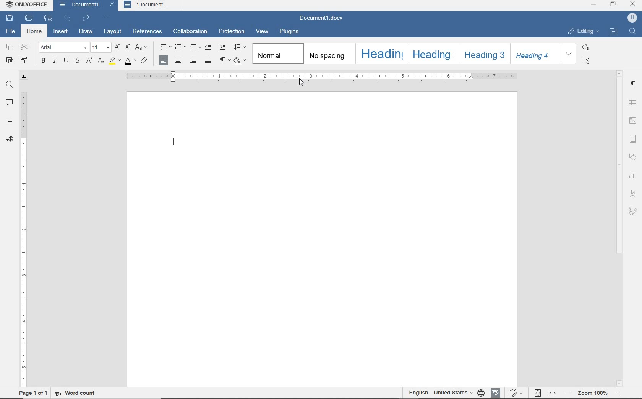 The height and width of the screenshot is (399, 642). I want to click on EDITOR, so click(172, 140).